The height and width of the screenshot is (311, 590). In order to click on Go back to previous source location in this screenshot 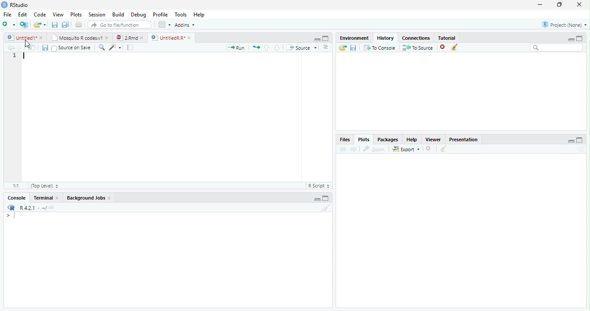, I will do `click(10, 48)`.